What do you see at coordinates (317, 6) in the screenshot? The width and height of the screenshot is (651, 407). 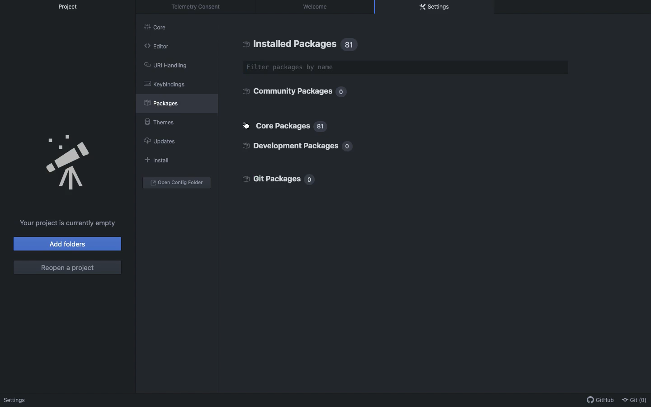 I see `Welcome` at bounding box center [317, 6].